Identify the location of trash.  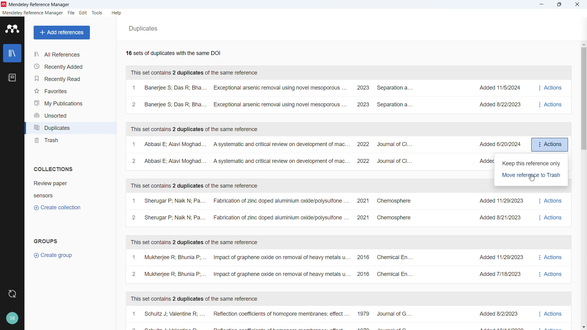
(70, 140).